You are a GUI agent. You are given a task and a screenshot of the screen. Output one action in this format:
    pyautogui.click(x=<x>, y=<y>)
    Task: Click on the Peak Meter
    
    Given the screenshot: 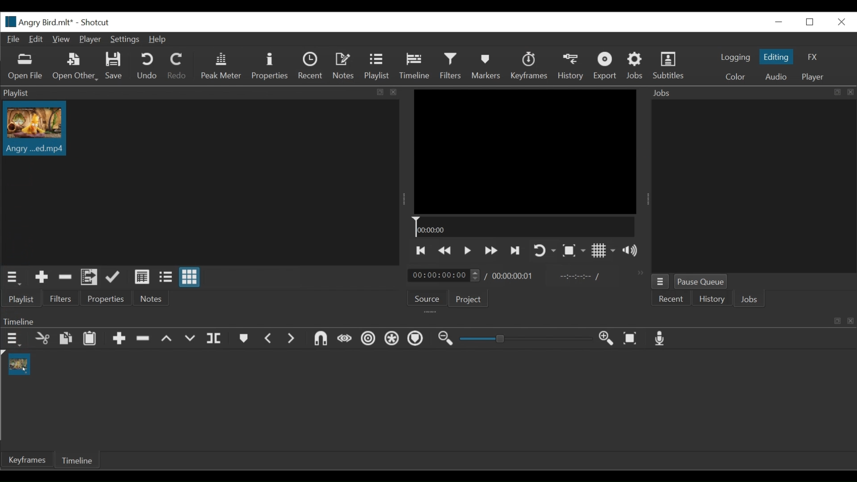 What is the action you would take?
    pyautogui.click(x=221, y=66)
    